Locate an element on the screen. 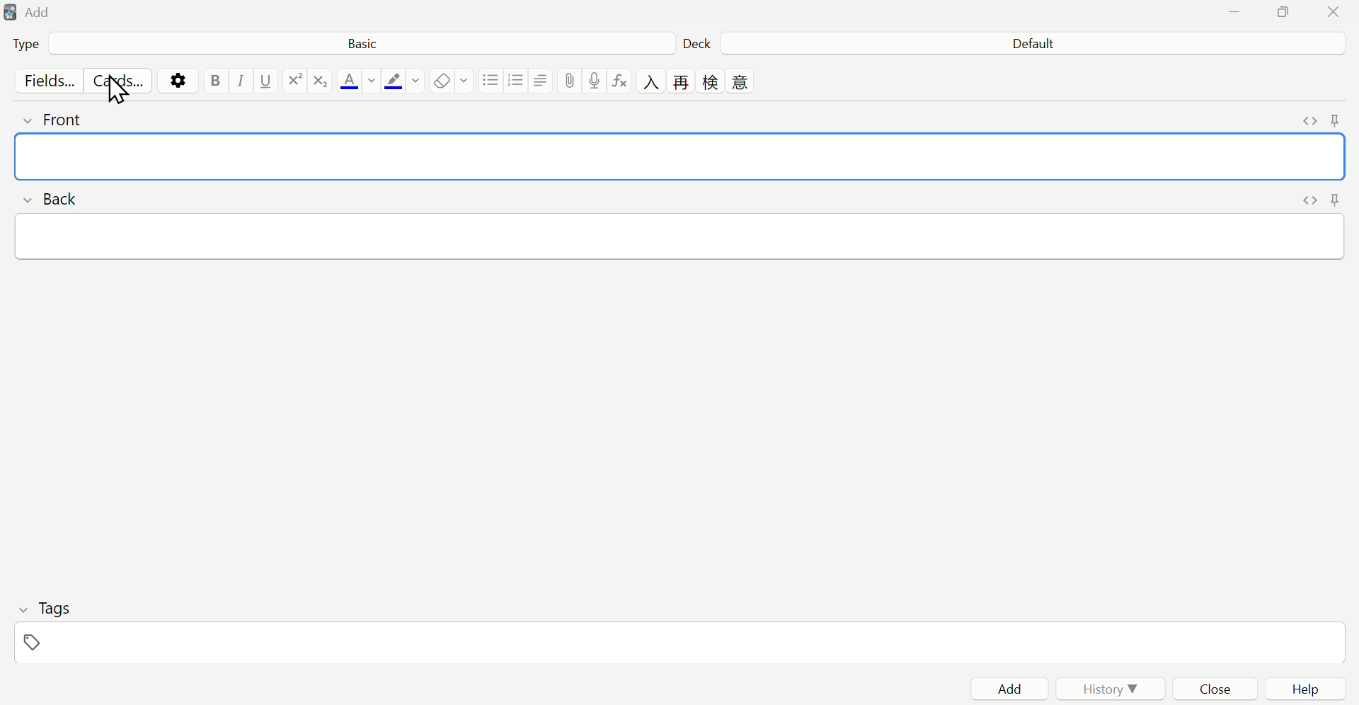 The width and height of the screenshot is (1359, 705). Basic is located at coordinates (370, 46).